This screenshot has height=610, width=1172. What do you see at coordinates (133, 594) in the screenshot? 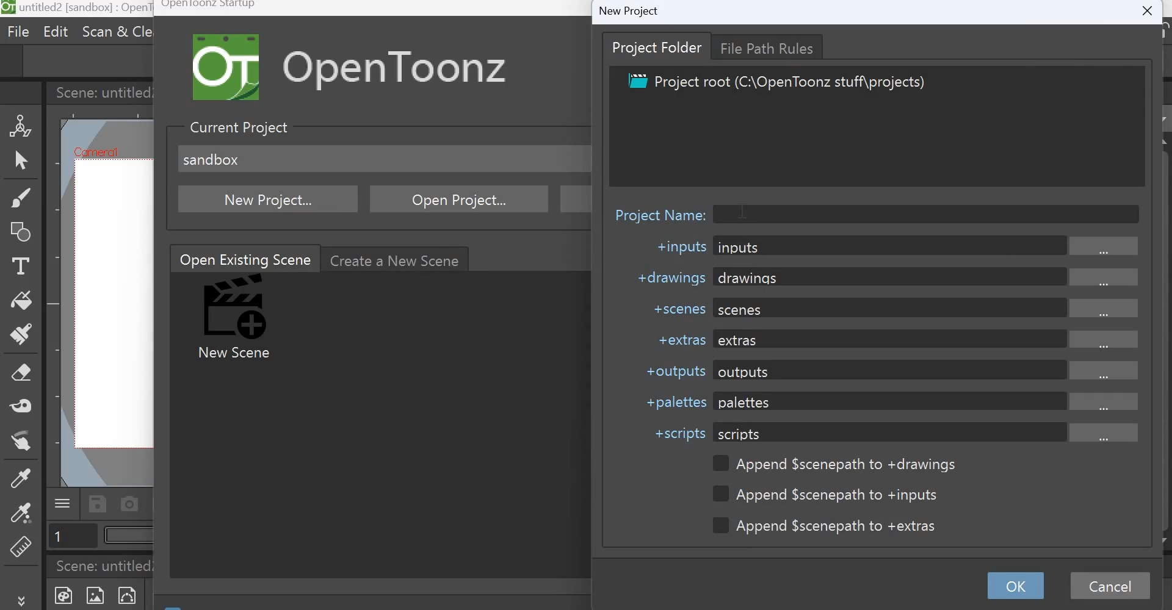
I see `New Vector level` at bounding box center [133, 594].